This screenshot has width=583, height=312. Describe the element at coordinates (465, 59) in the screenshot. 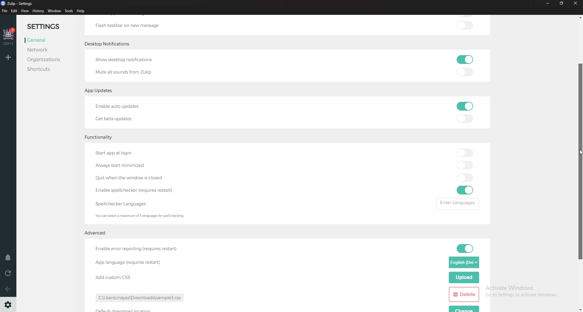

I see `toggle` at that location.